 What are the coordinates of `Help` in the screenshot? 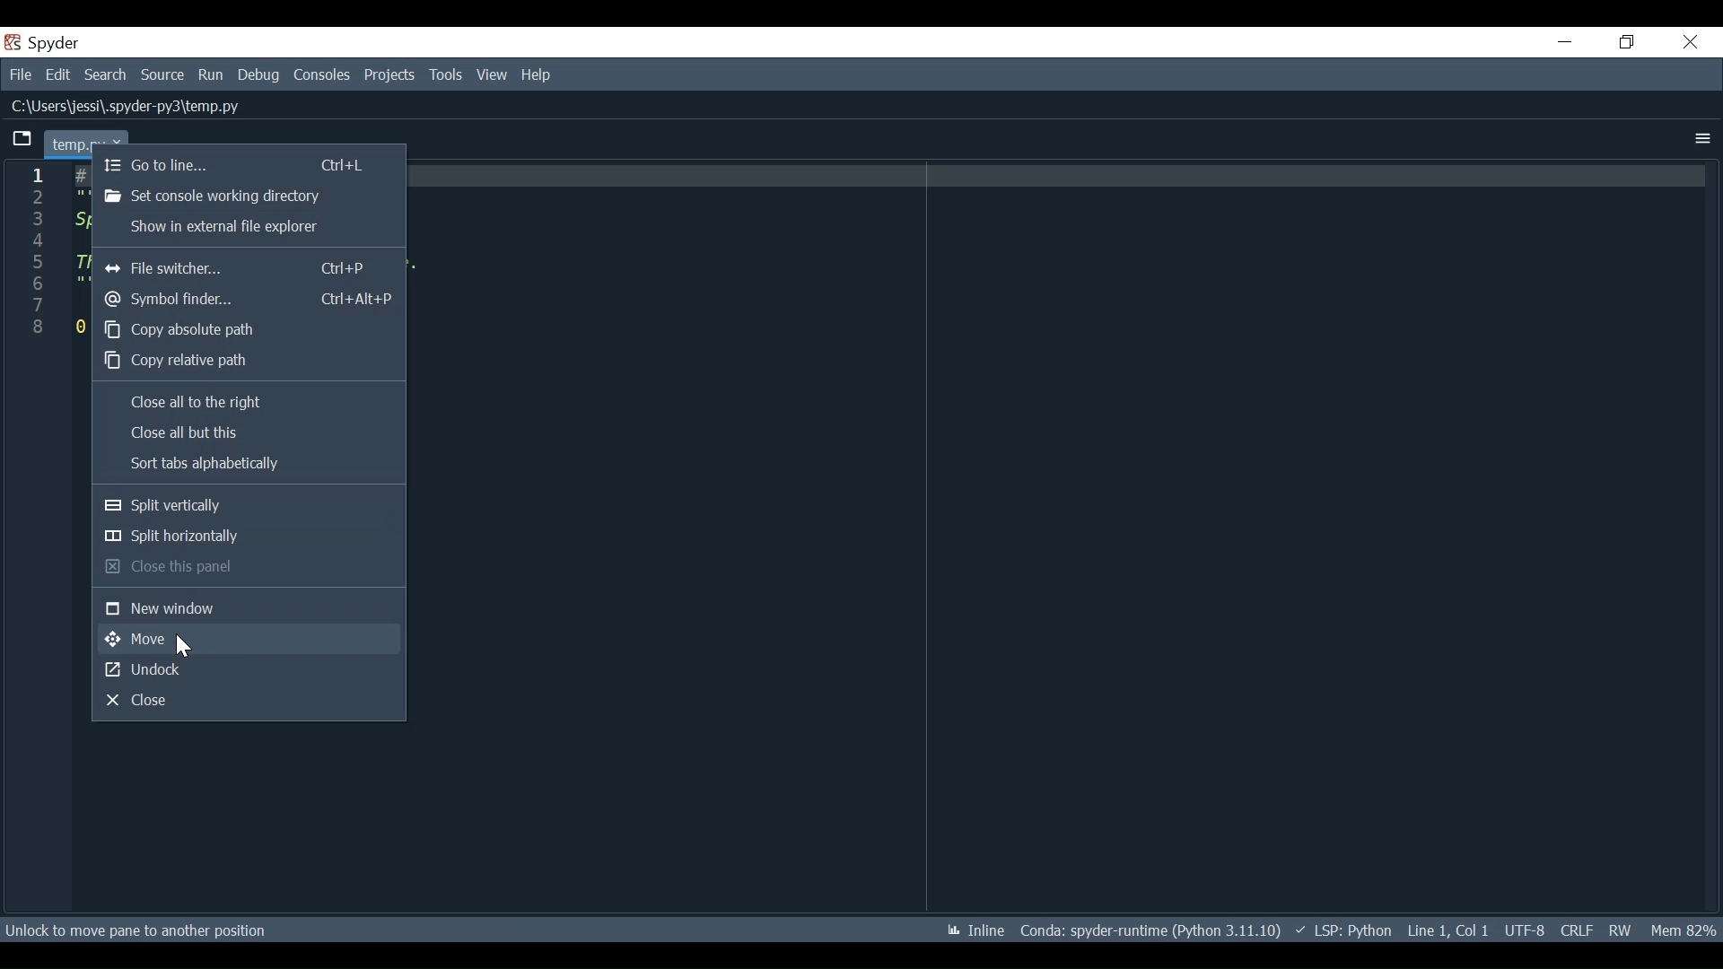 It's located at (537, 75).